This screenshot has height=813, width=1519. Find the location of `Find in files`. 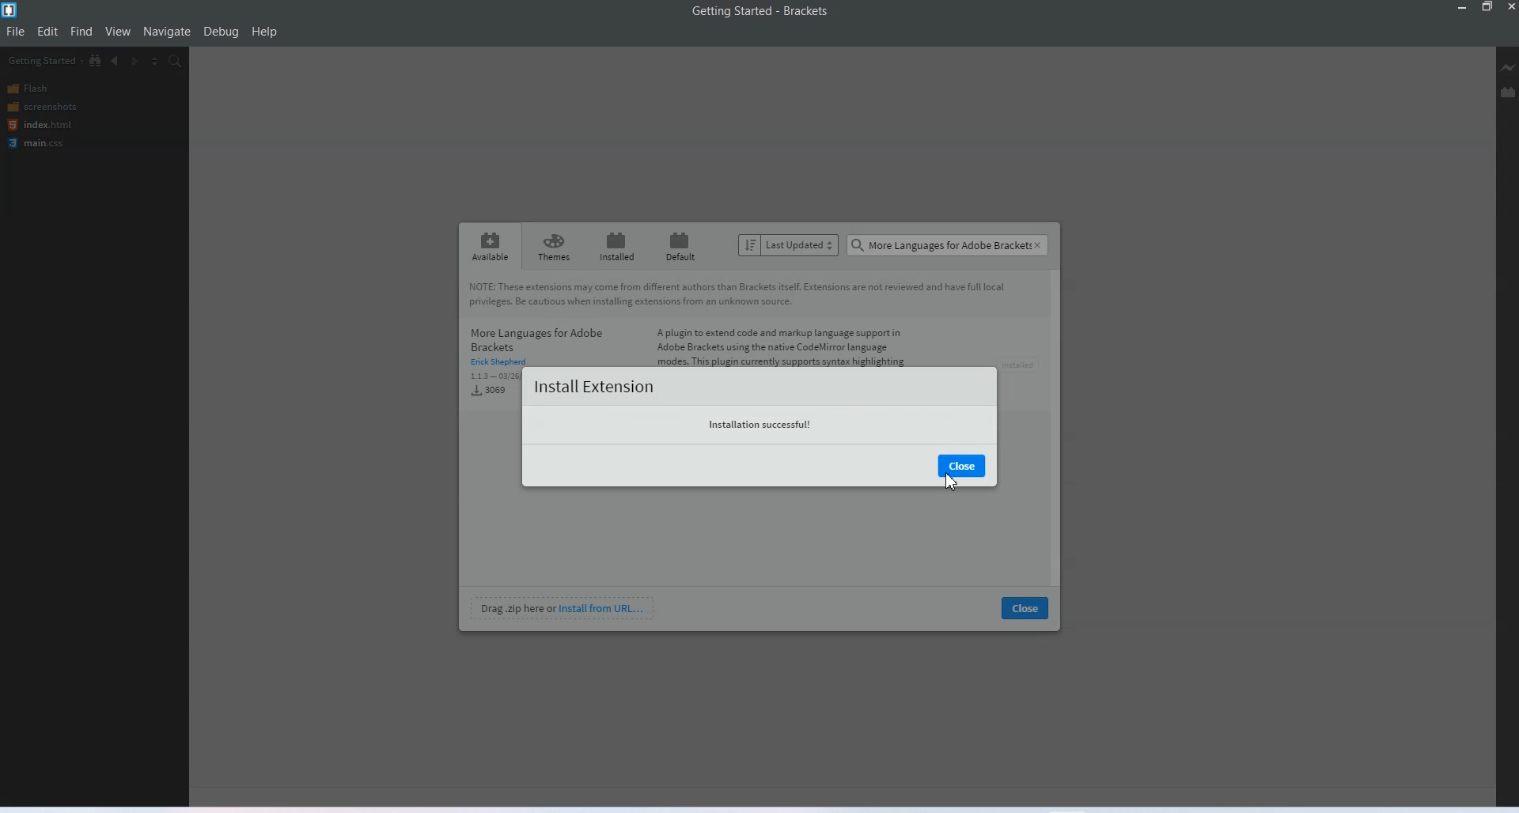

Find in files is located at coordinates (176, 62).